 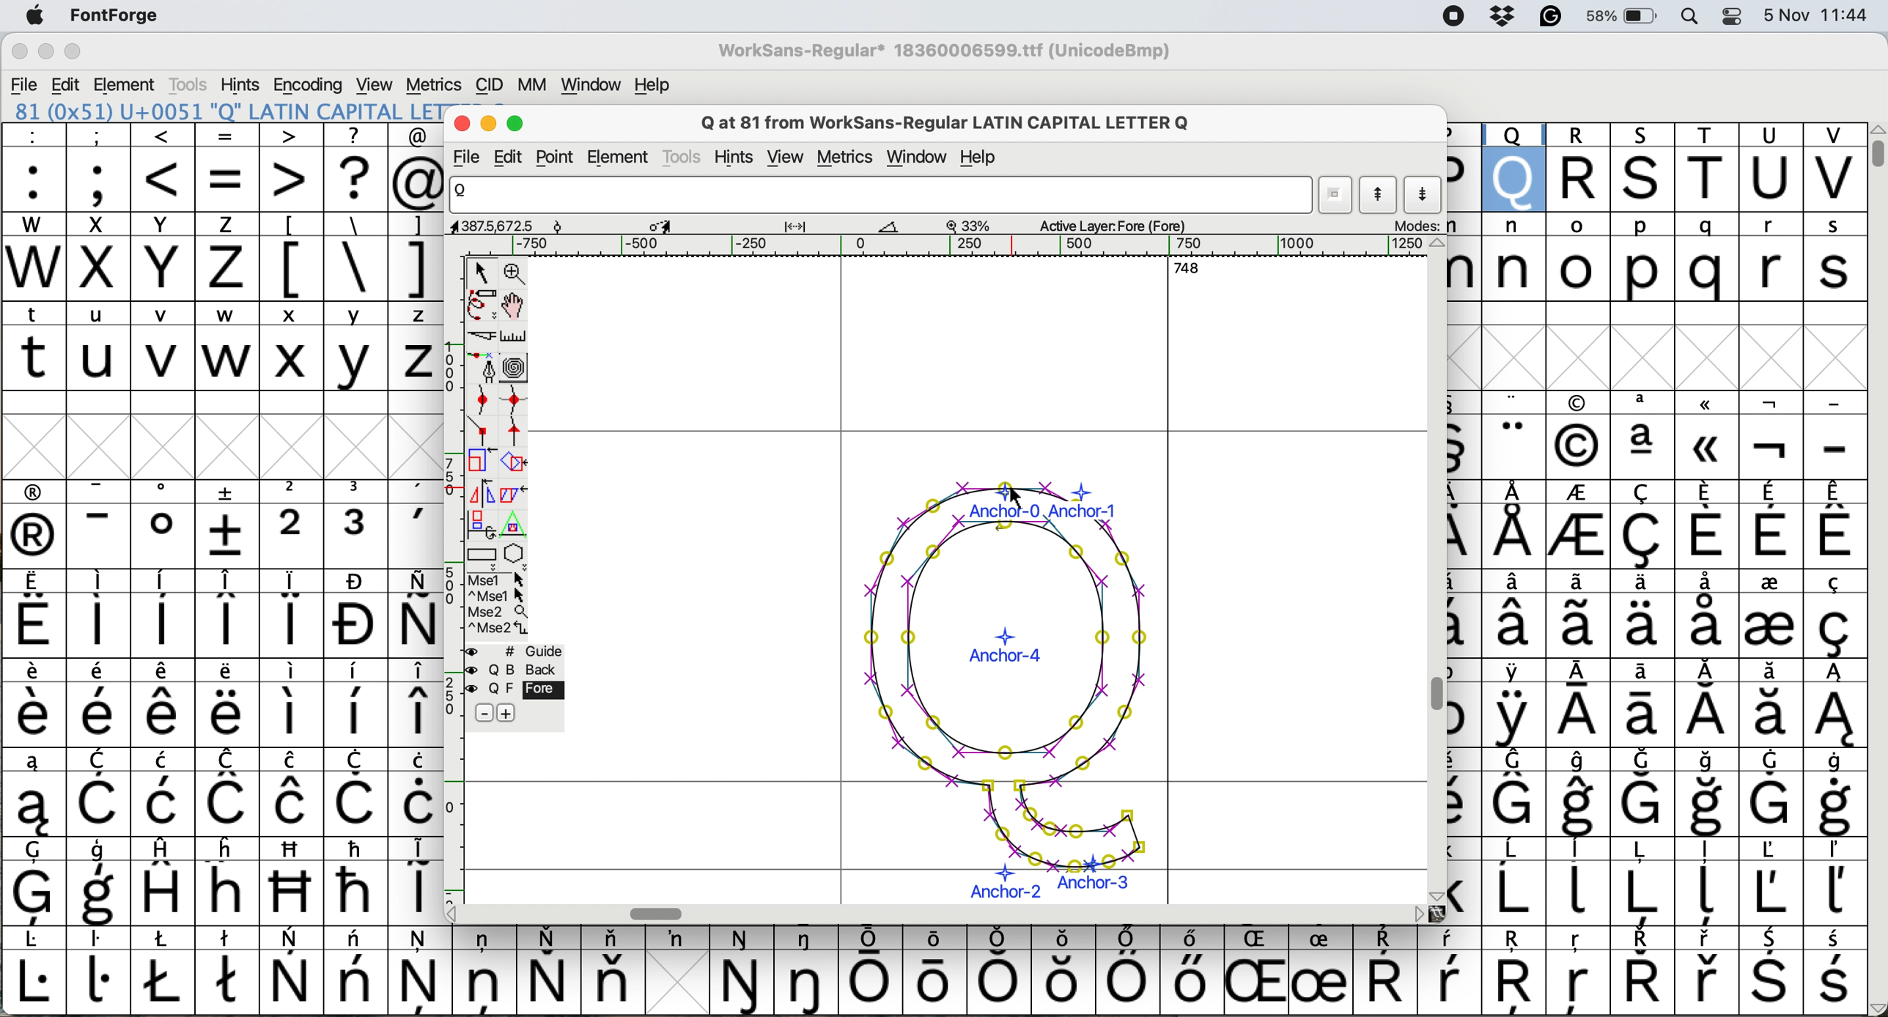 I want to click on add, so click(x=521, y=714).